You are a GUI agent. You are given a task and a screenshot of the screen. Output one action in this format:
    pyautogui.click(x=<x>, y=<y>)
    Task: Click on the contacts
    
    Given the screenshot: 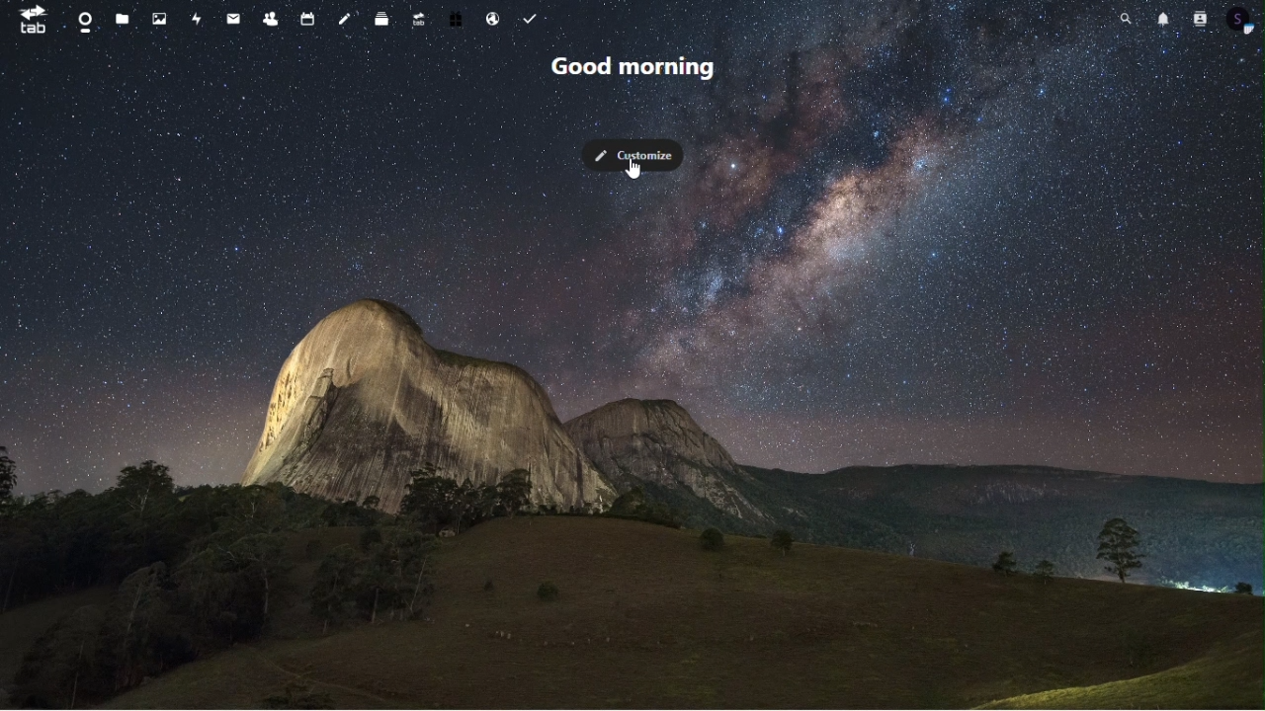 What is the action you would take?
    pyautogui.click(x=270, y=18)
    